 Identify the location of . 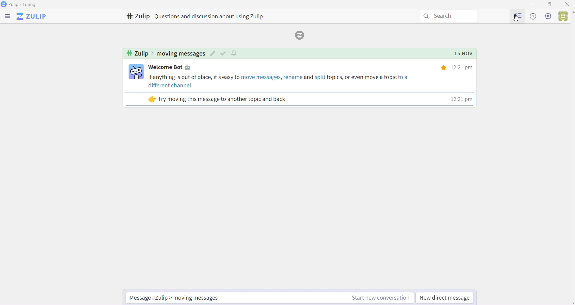
(444, 68).